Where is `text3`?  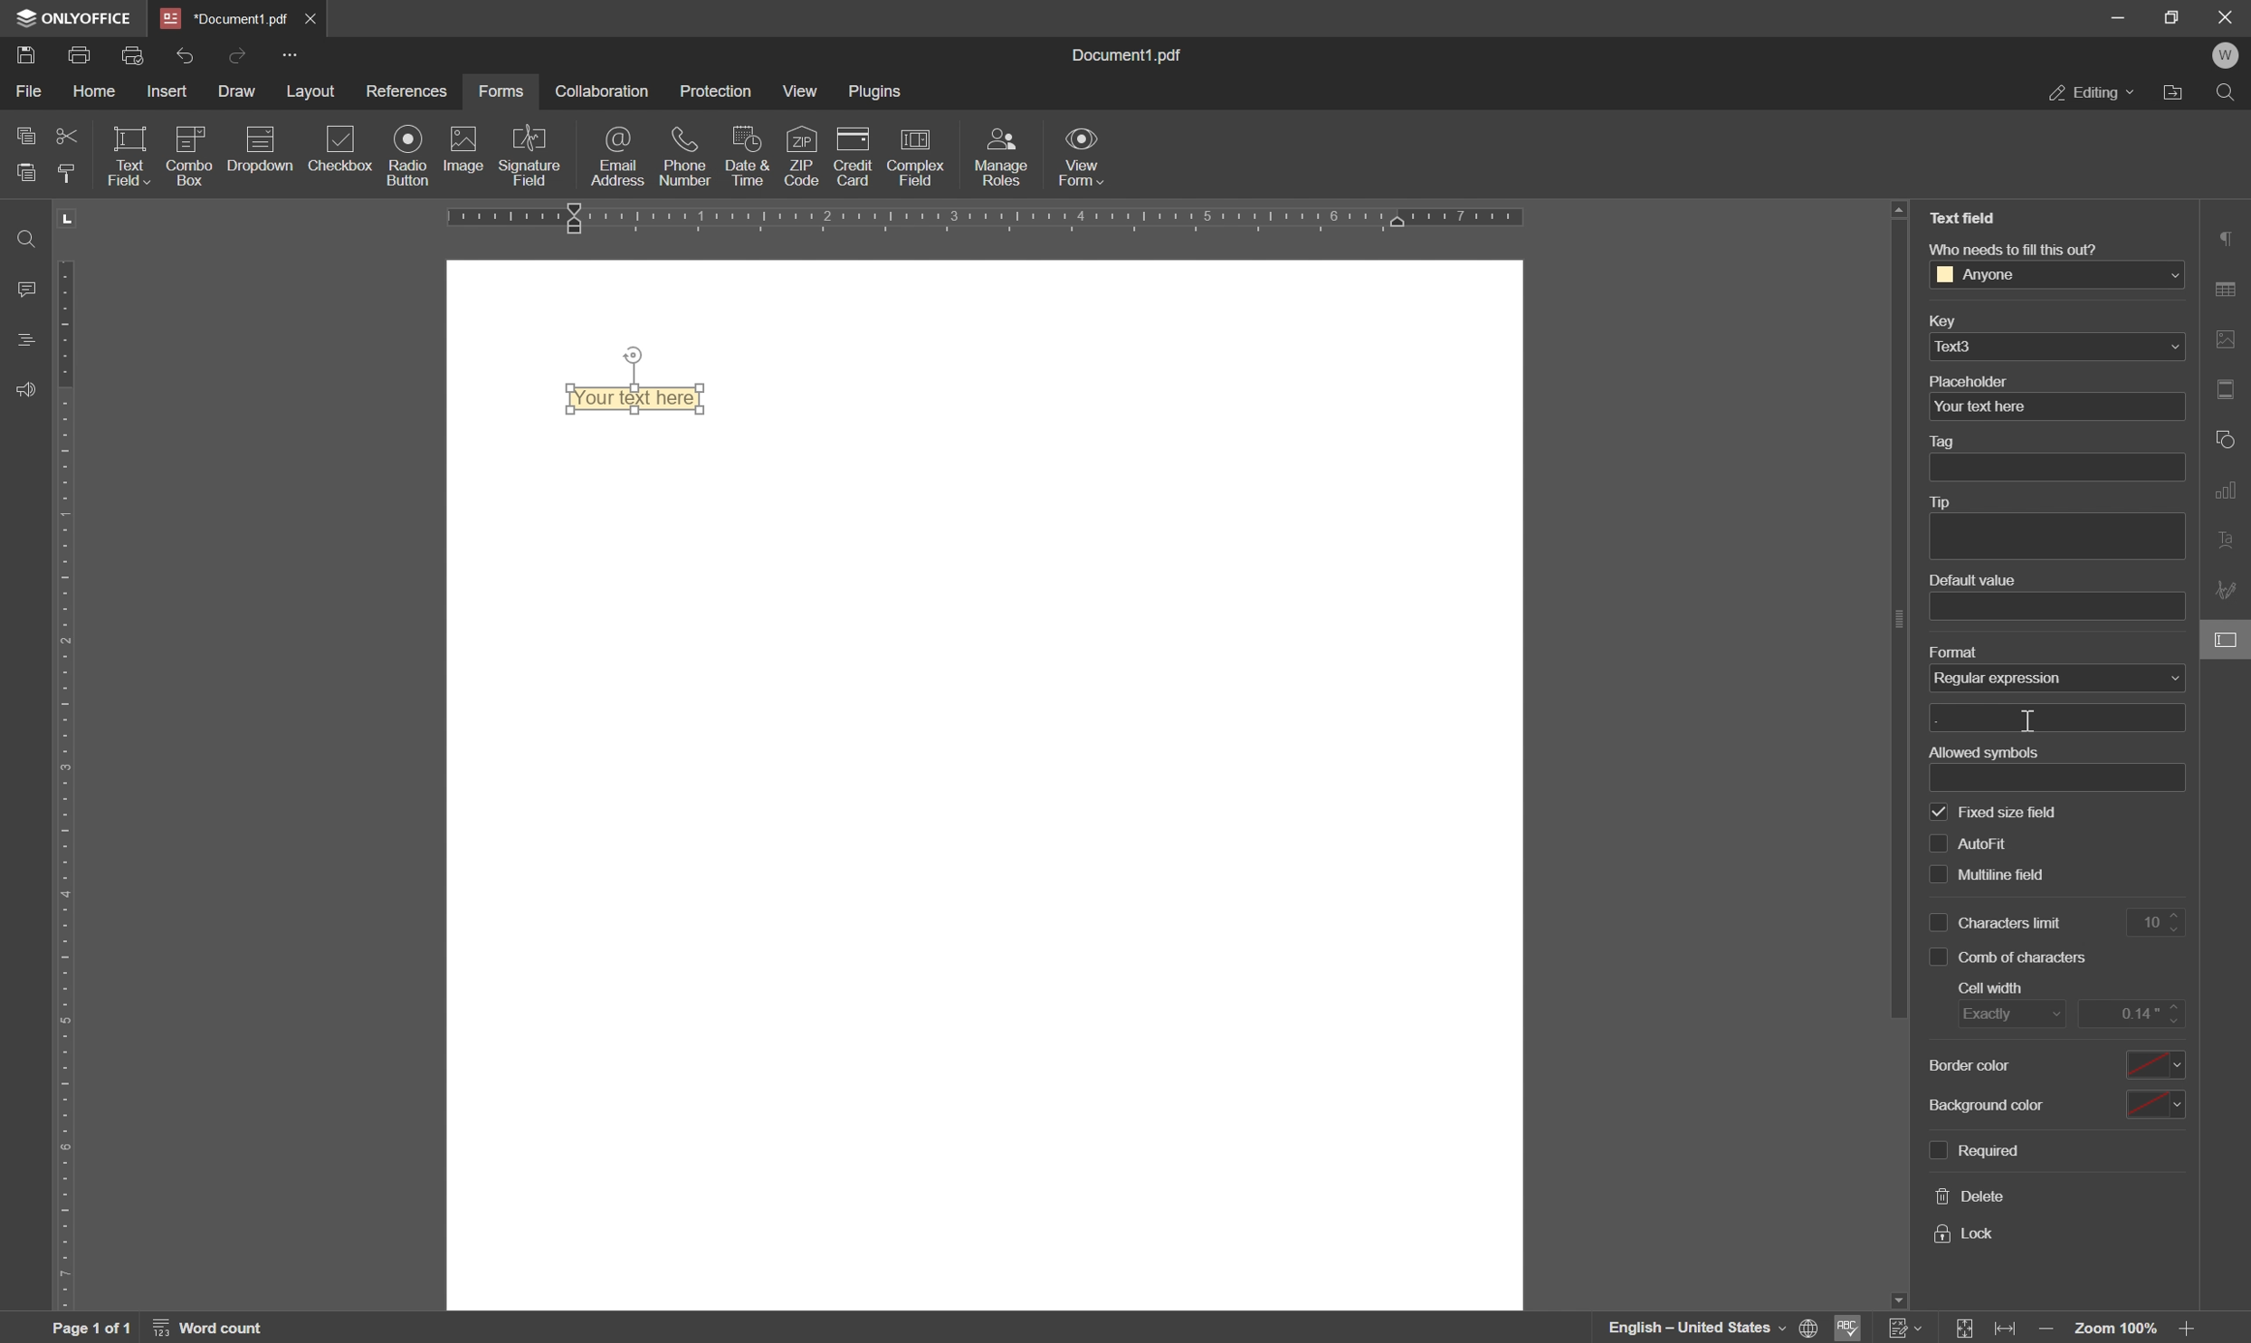 text3 is located at coordinates (1966, 345).